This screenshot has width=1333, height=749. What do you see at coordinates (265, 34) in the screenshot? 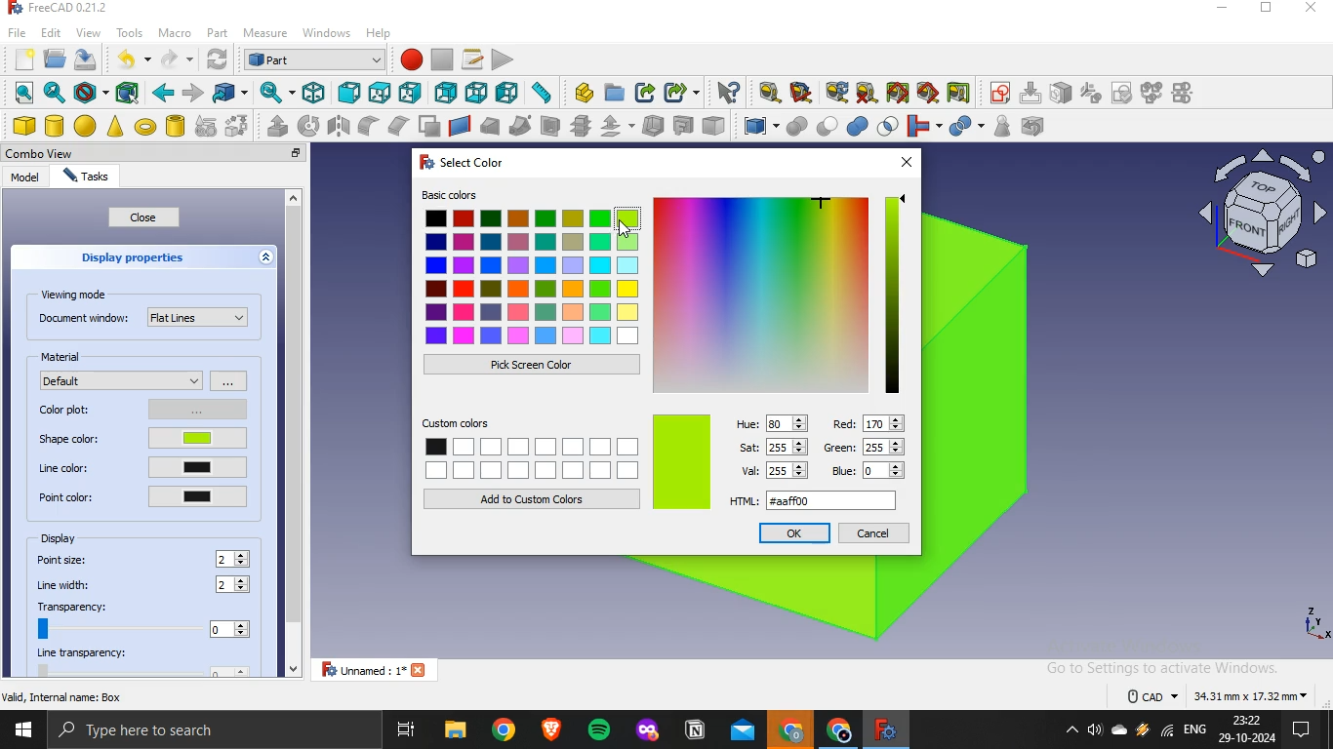
I see `measure` at bounding box center [265, 34].